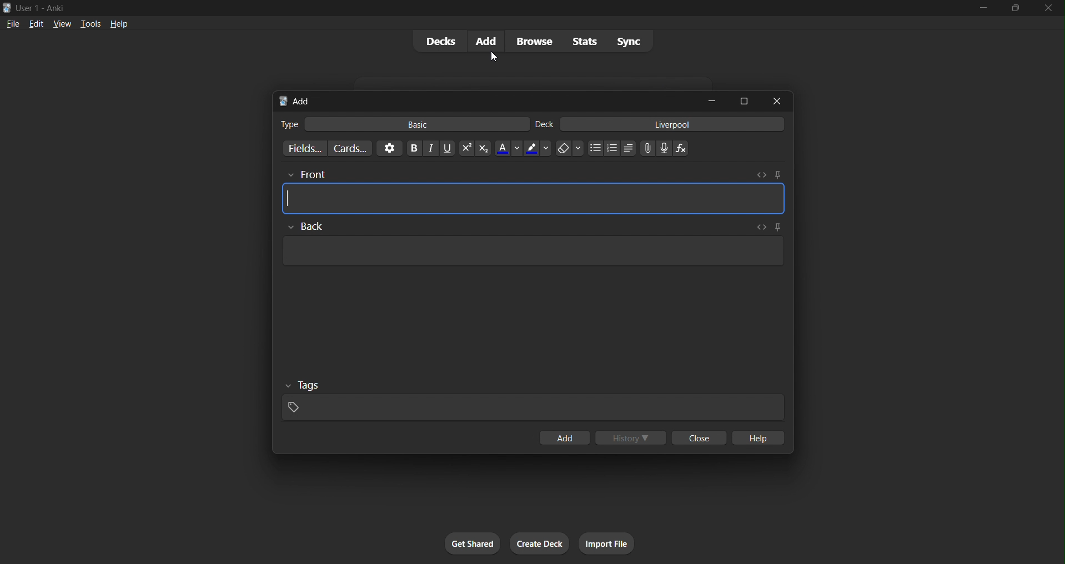 This screenshot has height=564, width=1065. I want to click on Cursor, so click(495, 56).